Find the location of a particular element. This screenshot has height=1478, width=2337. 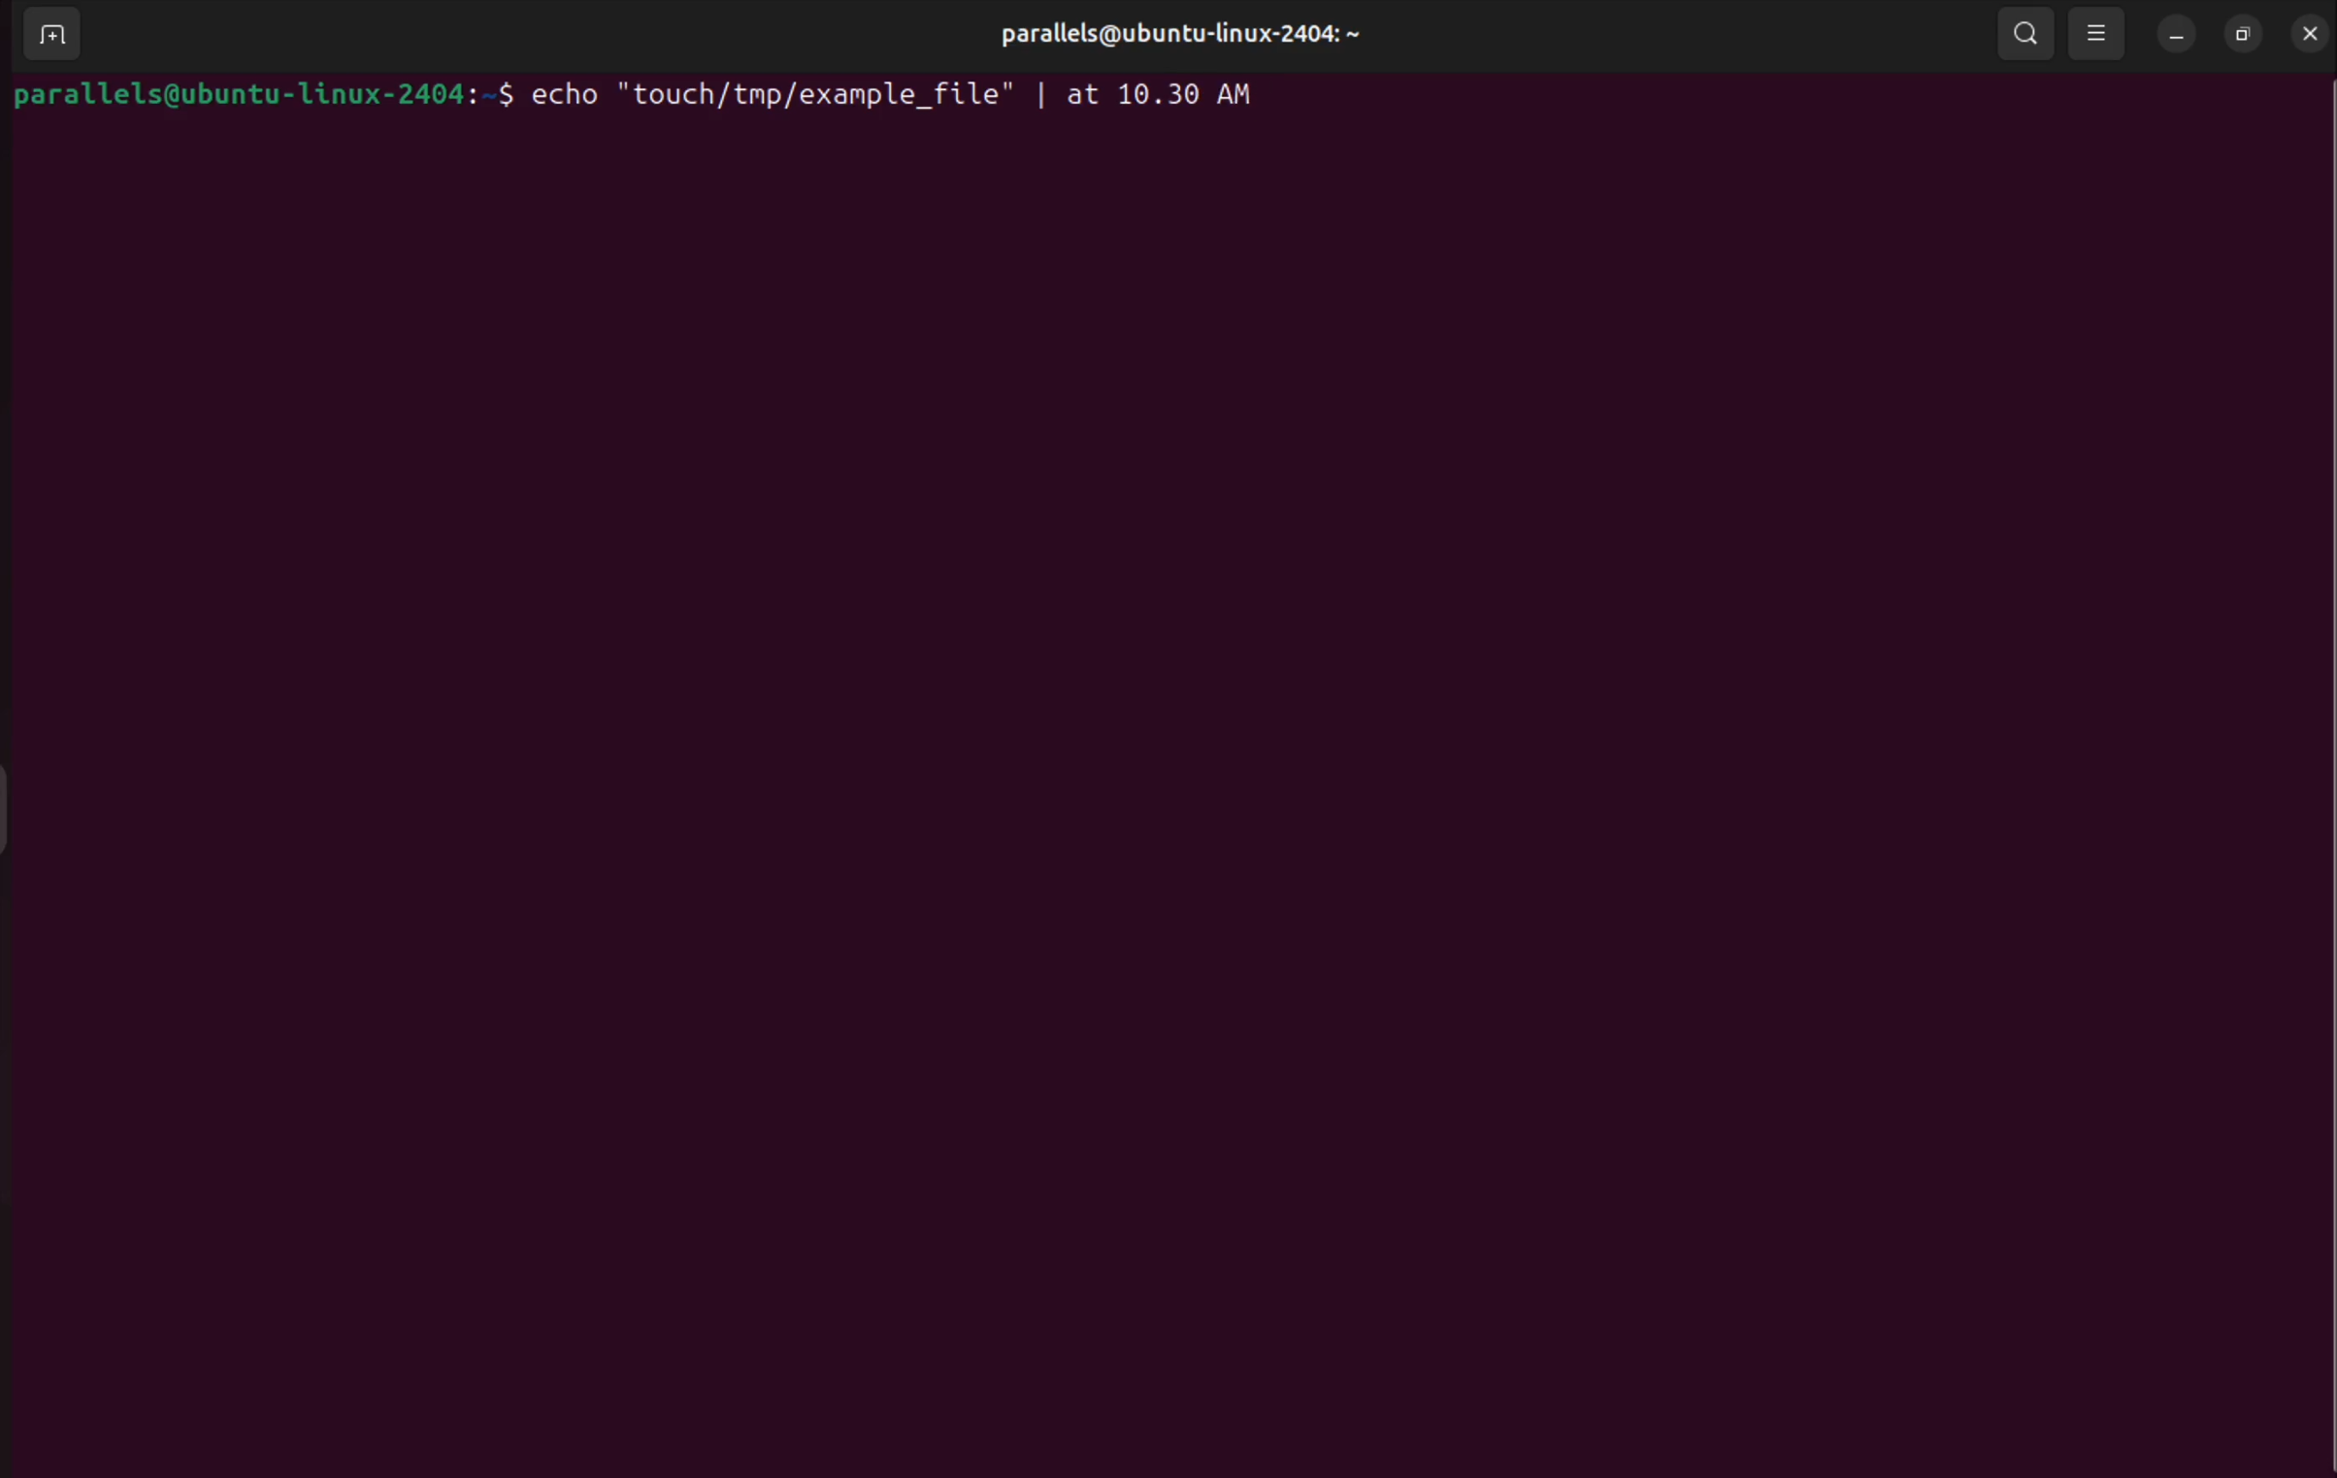

bash prompt is located at coordinates (260, 96).